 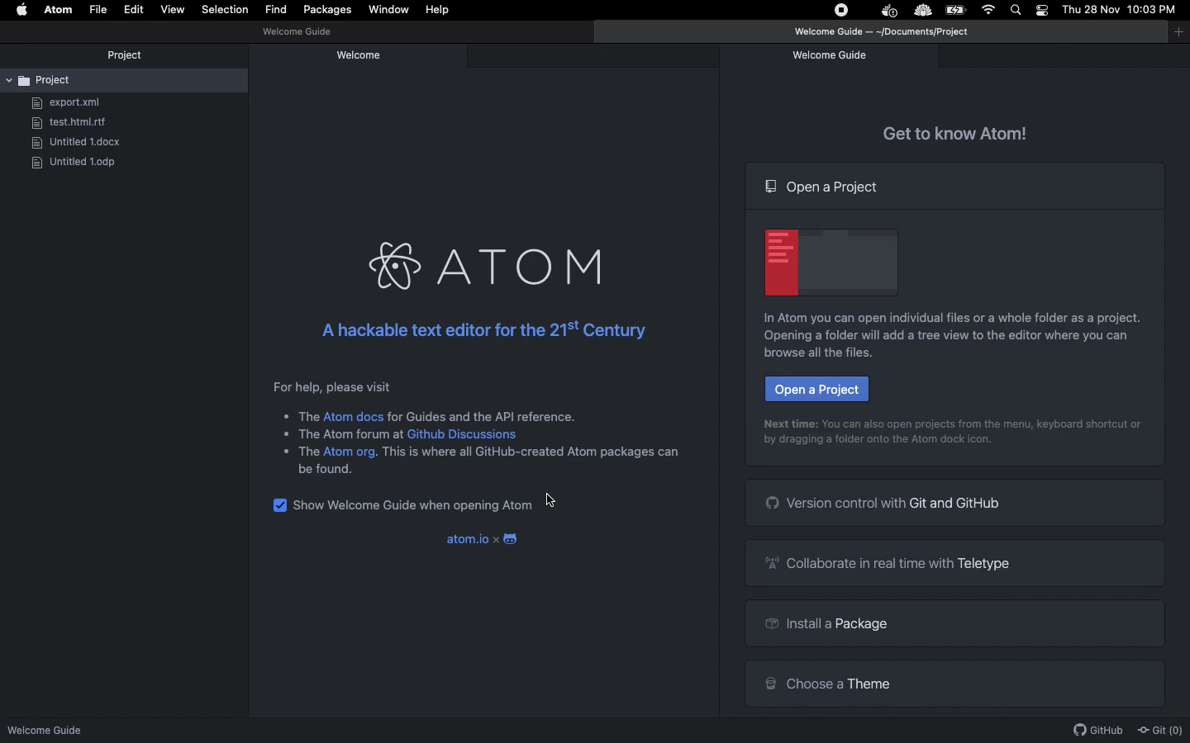 I want to click on Date, so click(x=1092, y=10).